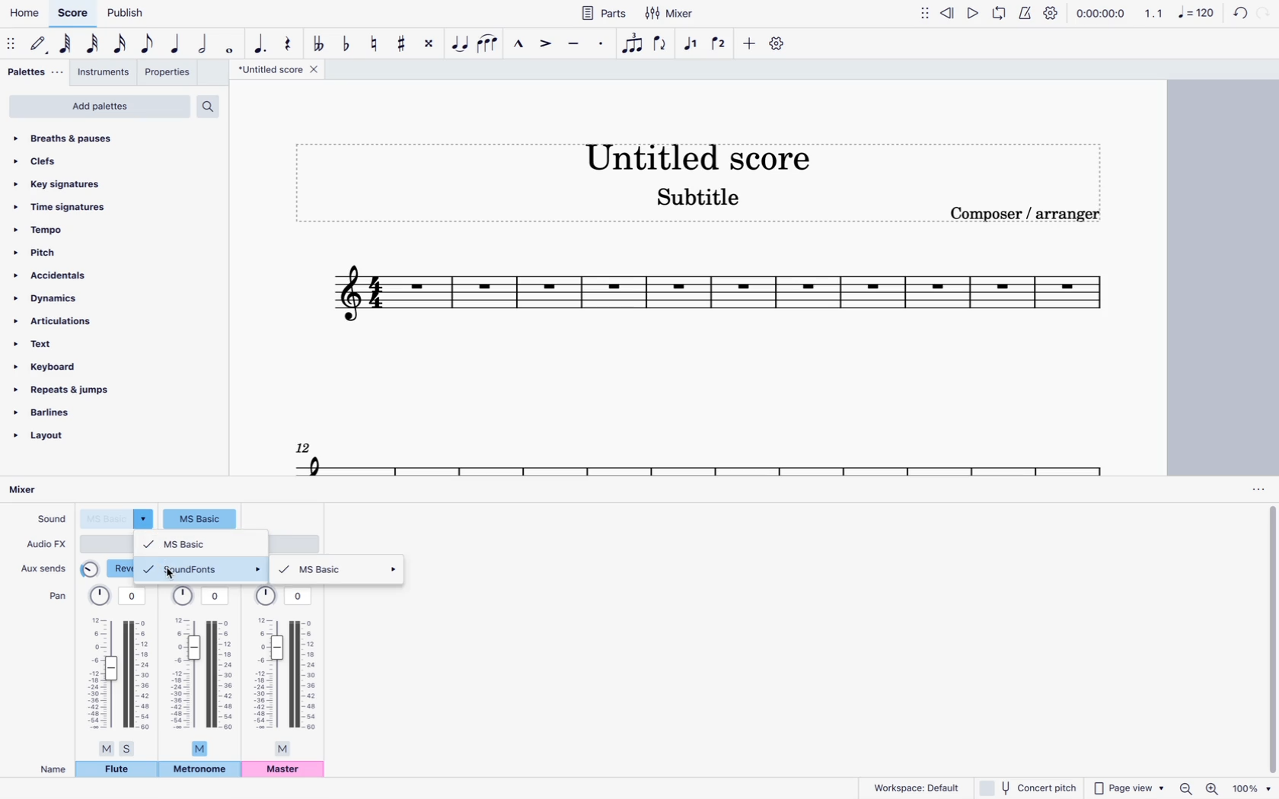  What do you see at coordinates (45, 565) in the screenshot?
I see `aux sends` at bounding box center [45, 565].